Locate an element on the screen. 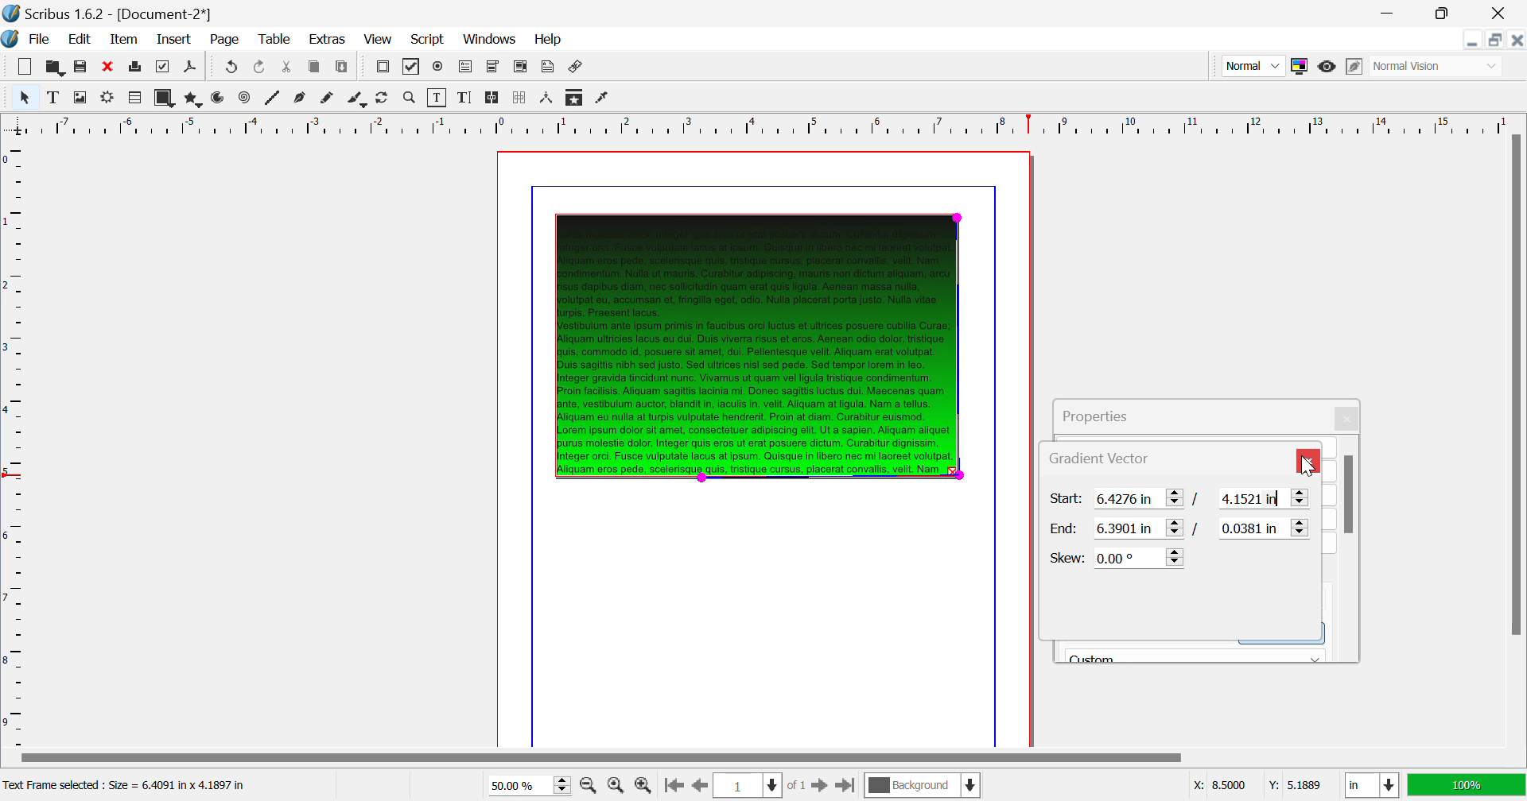  Gradient Vector Tab Heading is located at coordinates (1054, 459).